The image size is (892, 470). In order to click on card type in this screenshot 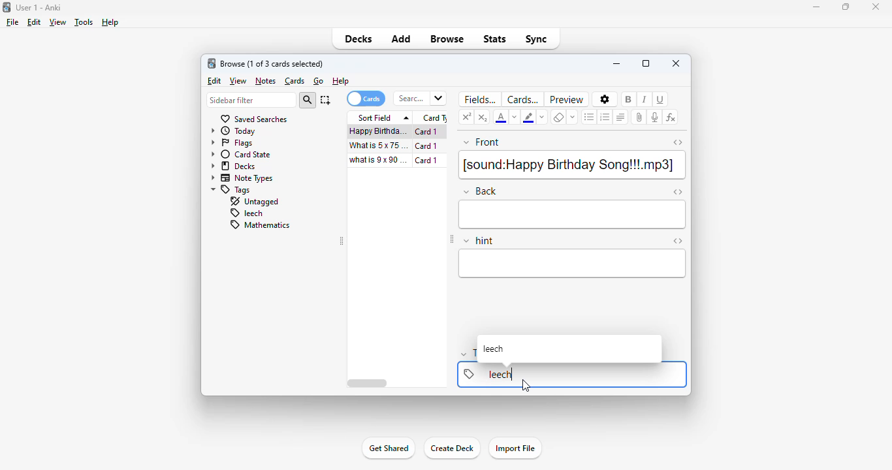, I will do `click(433, 118)`.